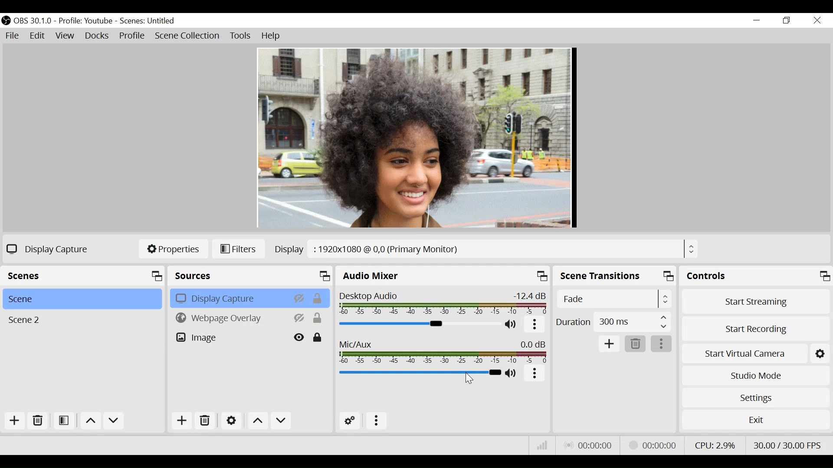  What do you see at coordinates (16, 421) in the screenshot?
I see `Add` at bounding box center [16, 421].